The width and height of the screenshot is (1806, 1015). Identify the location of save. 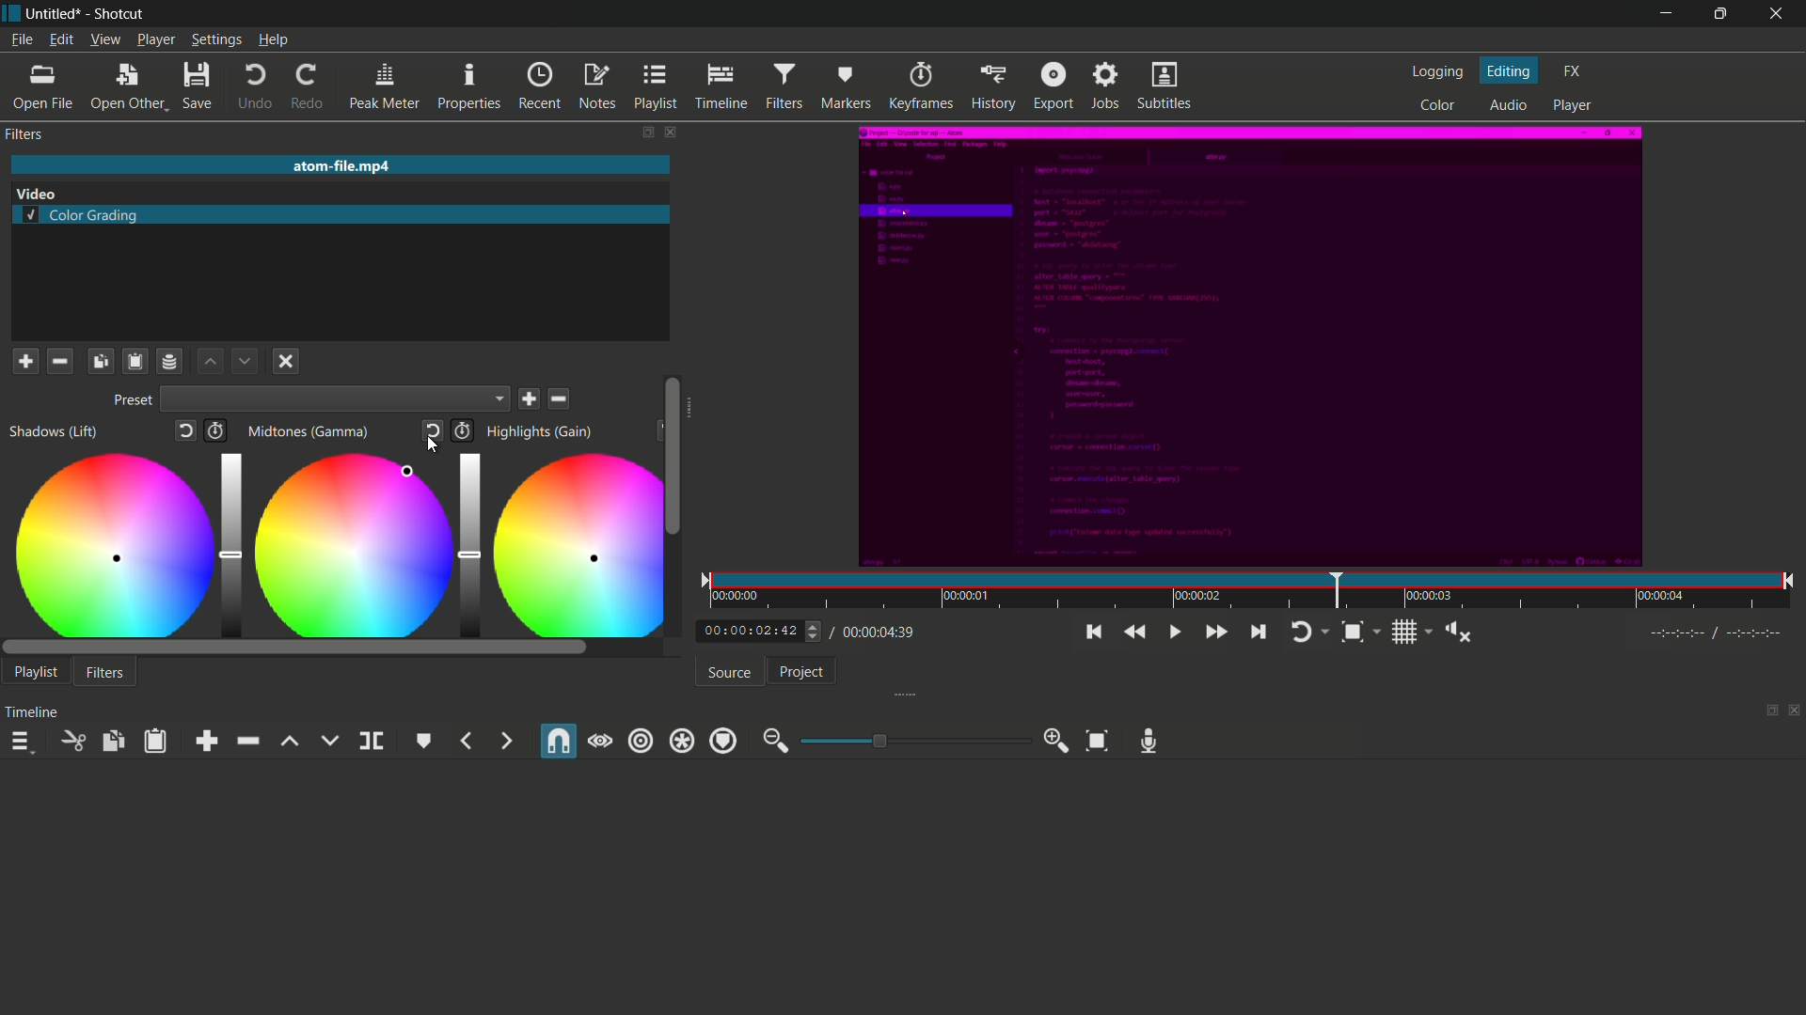
(531, 399).